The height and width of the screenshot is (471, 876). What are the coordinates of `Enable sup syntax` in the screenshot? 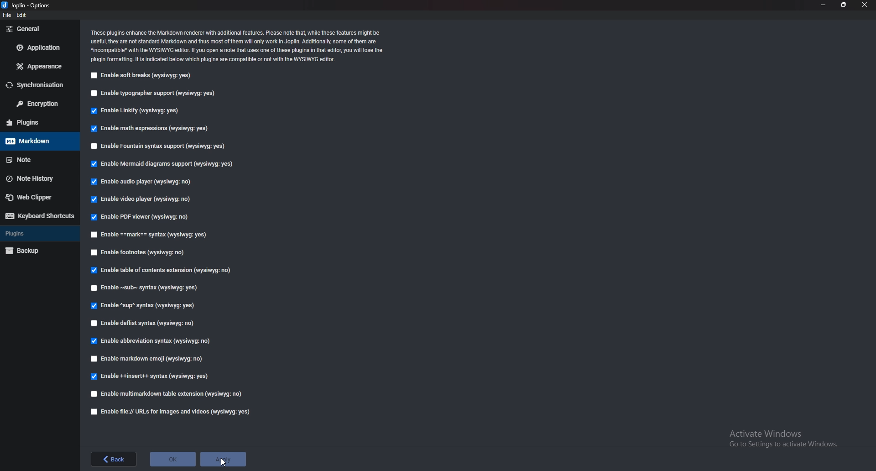 It's located at (146, 305).